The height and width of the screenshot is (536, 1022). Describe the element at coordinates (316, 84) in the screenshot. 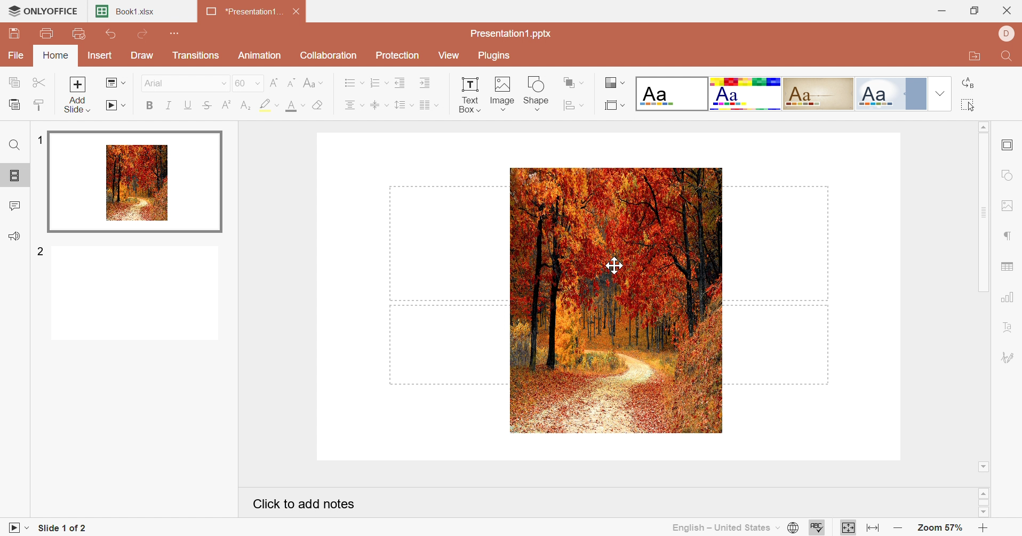

I see `Change case` at that location.